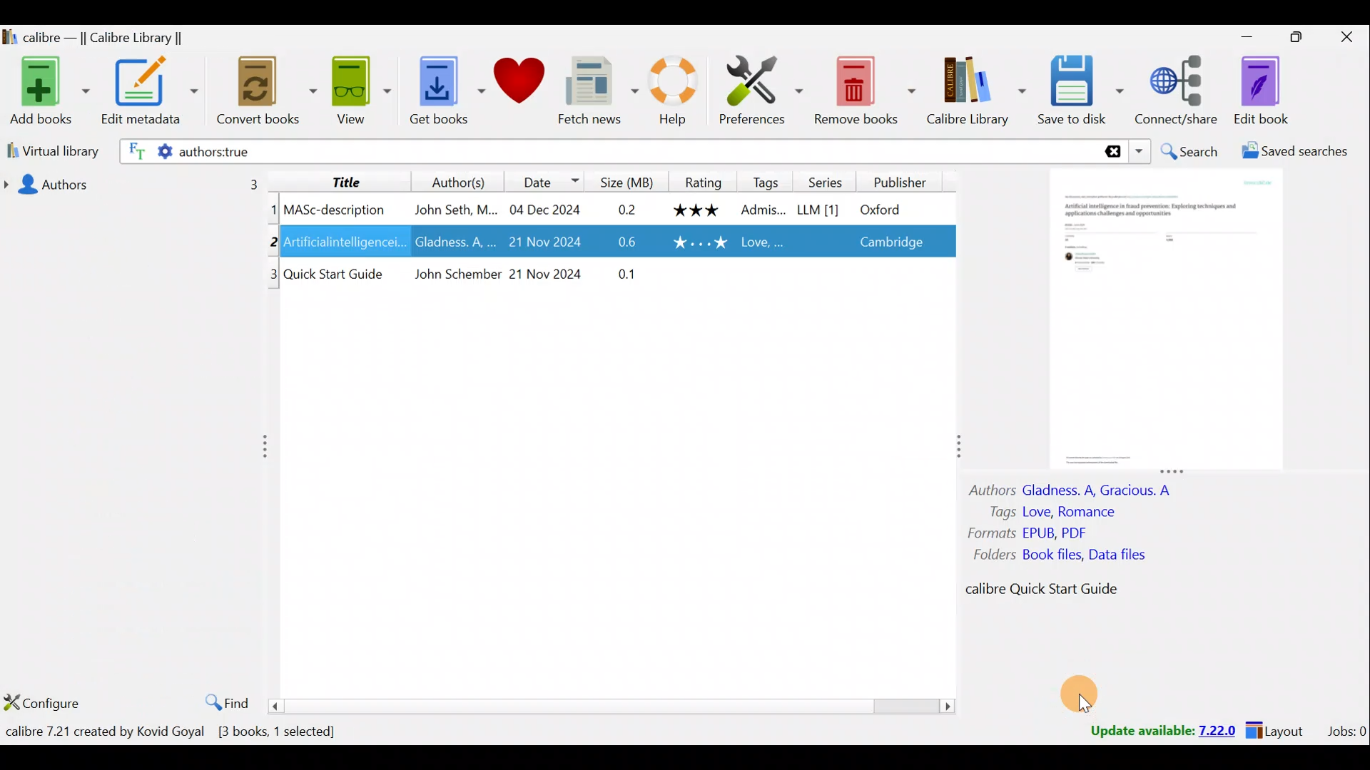 The image size is (1370, 770). Describe the element at coordinates (432, 93) in the screenshot. I see `Get books` at that location.